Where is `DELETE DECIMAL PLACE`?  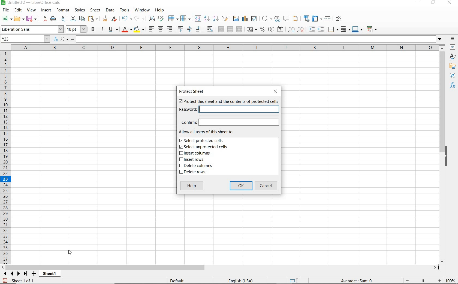
DELETE DECIMAL PLACE is located at coordinates (301, 29).